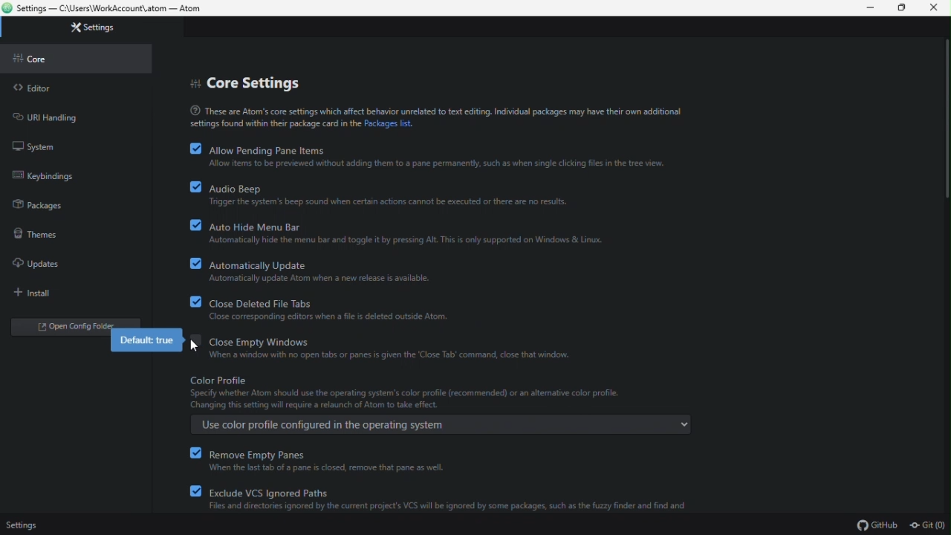 The height and width of the screenshot is (535, 951). I want to click on Git (0), so click(927, 525).